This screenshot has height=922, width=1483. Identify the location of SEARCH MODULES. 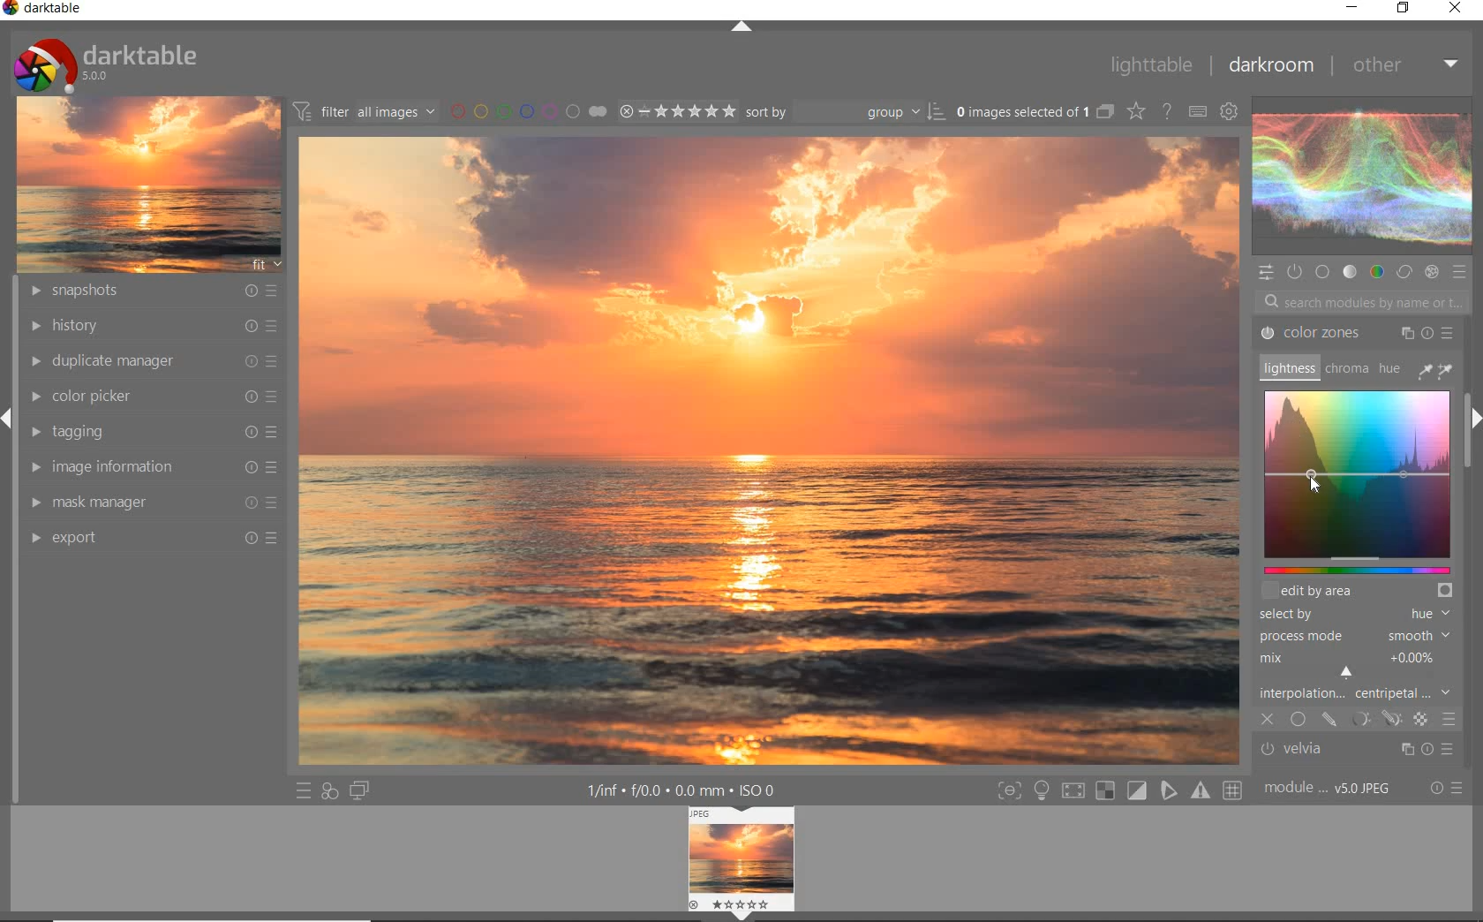
(1363, 301).